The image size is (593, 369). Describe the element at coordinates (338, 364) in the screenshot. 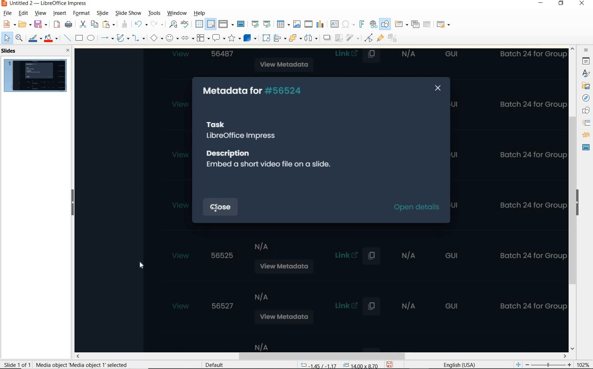

I see `POSITION AND SIZE` at that location.